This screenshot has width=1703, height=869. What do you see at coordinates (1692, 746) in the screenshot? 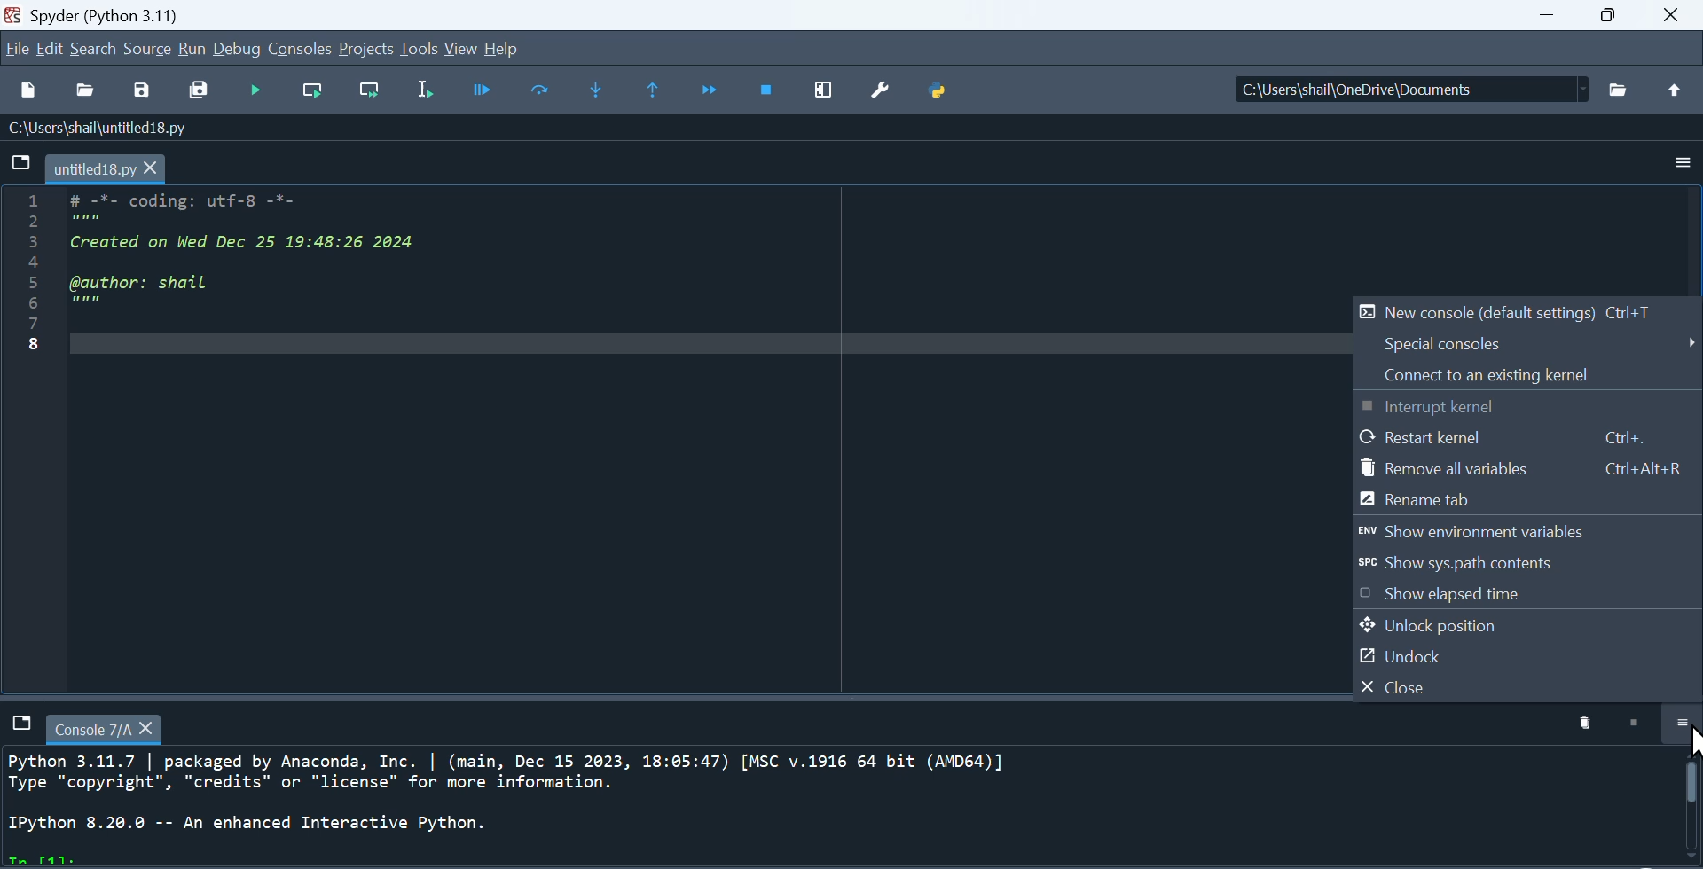
I see `cursor` at bounding box center [1692, 746].